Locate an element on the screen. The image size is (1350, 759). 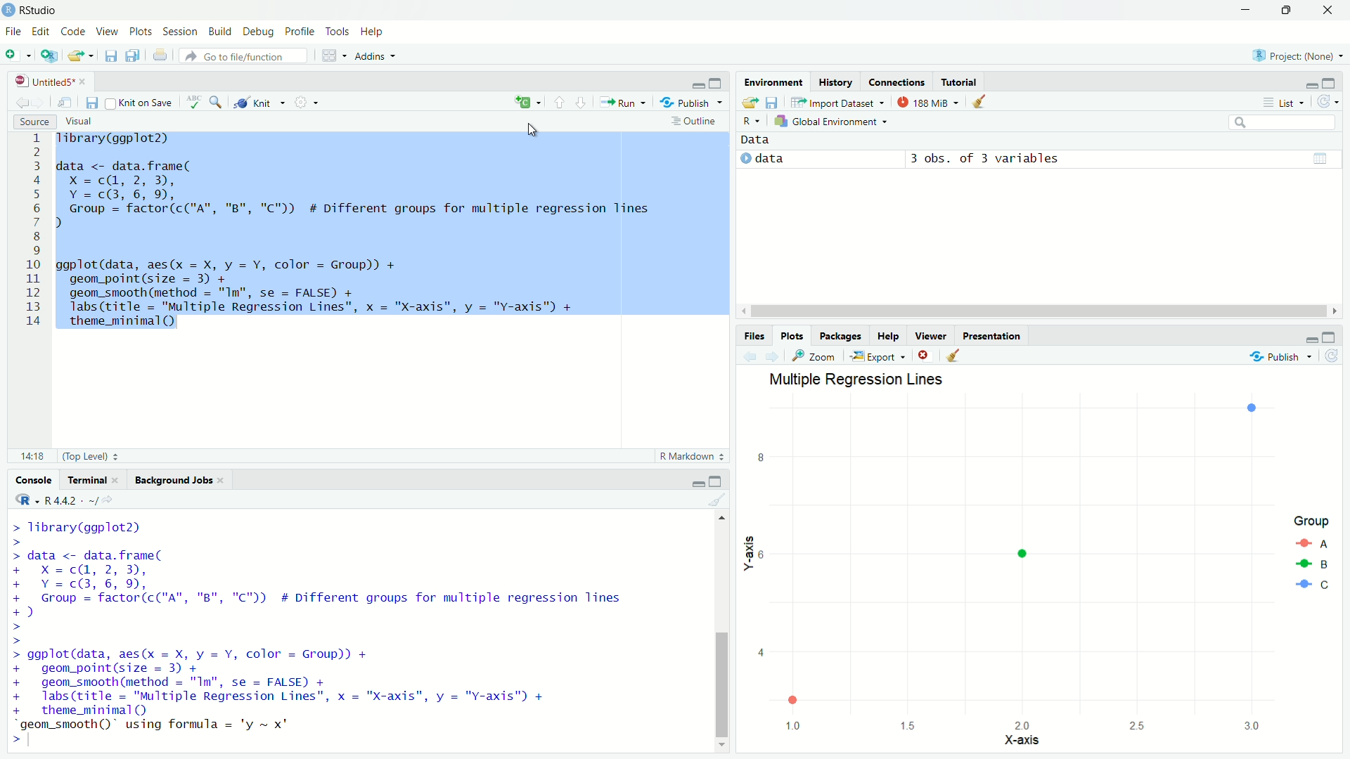
export is located at coordinates (79, 58).